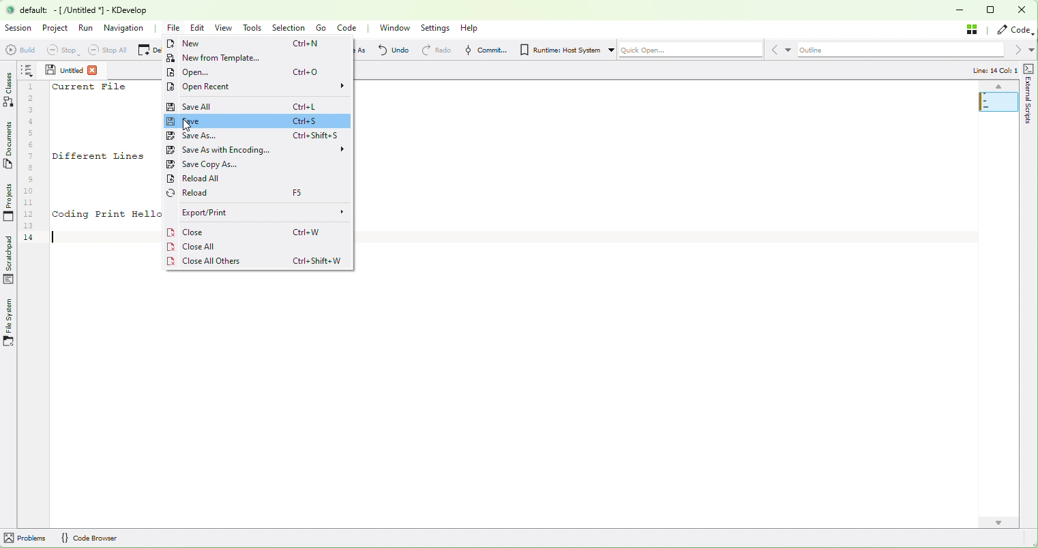  Describe the element at coordinates (194, 246) in the screenshot. I see `Close all` at that location.